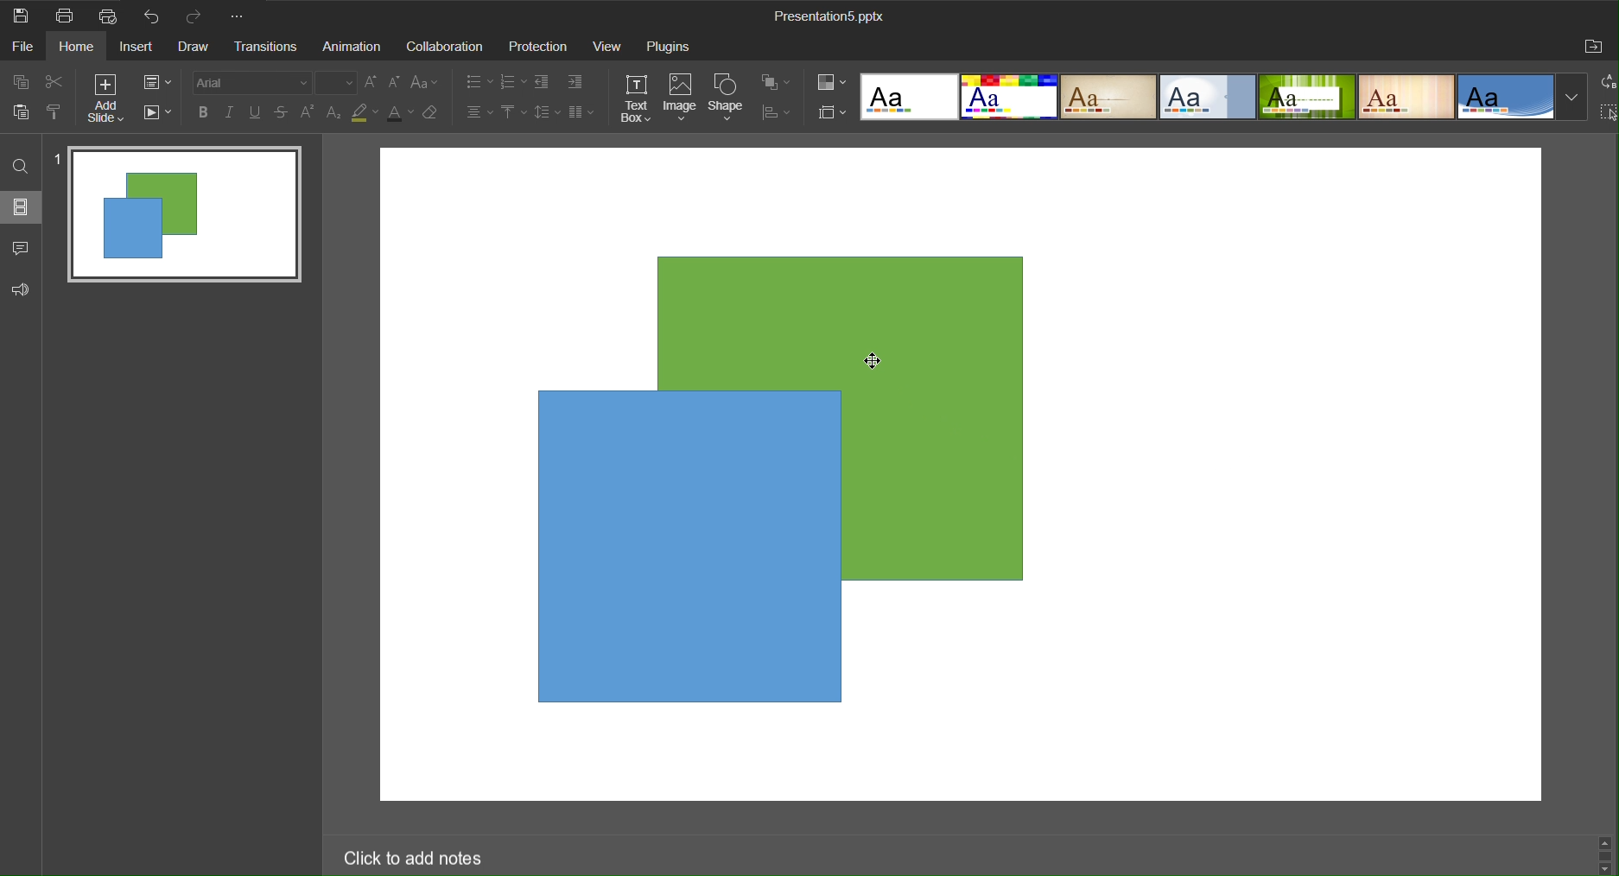  Describe the element at coordinates (513, 114) in the screenshot. I see `Vertical Align` at that location.